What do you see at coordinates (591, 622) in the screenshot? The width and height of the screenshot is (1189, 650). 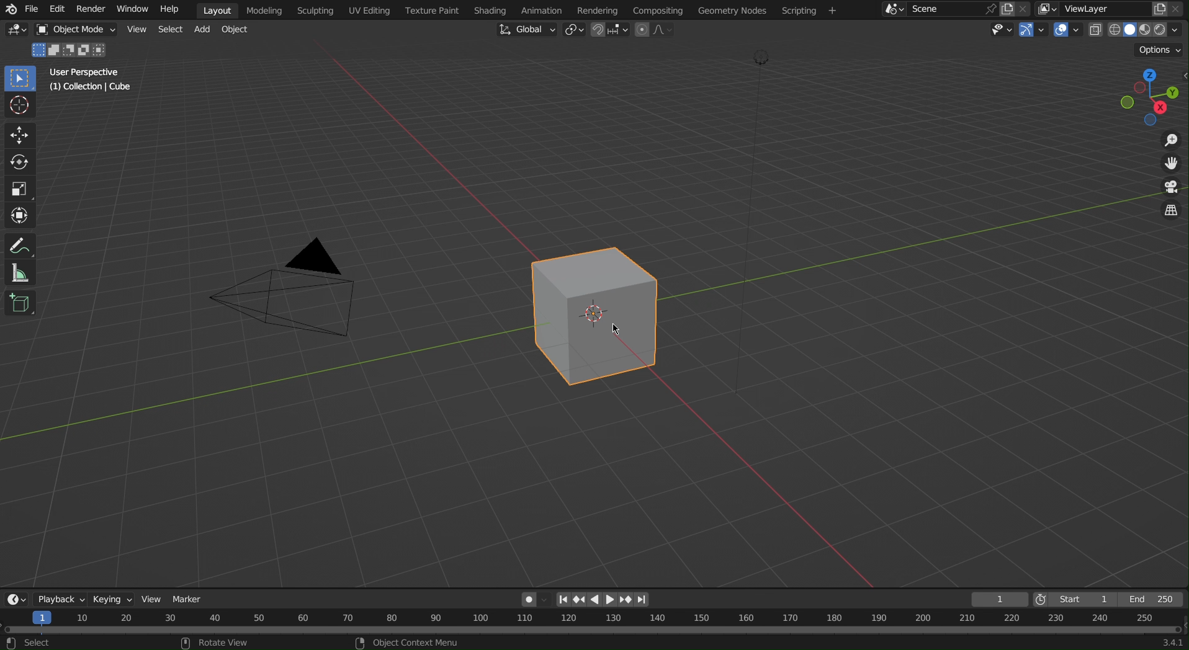 I see `Timeline` at bounding box center [591, 622].